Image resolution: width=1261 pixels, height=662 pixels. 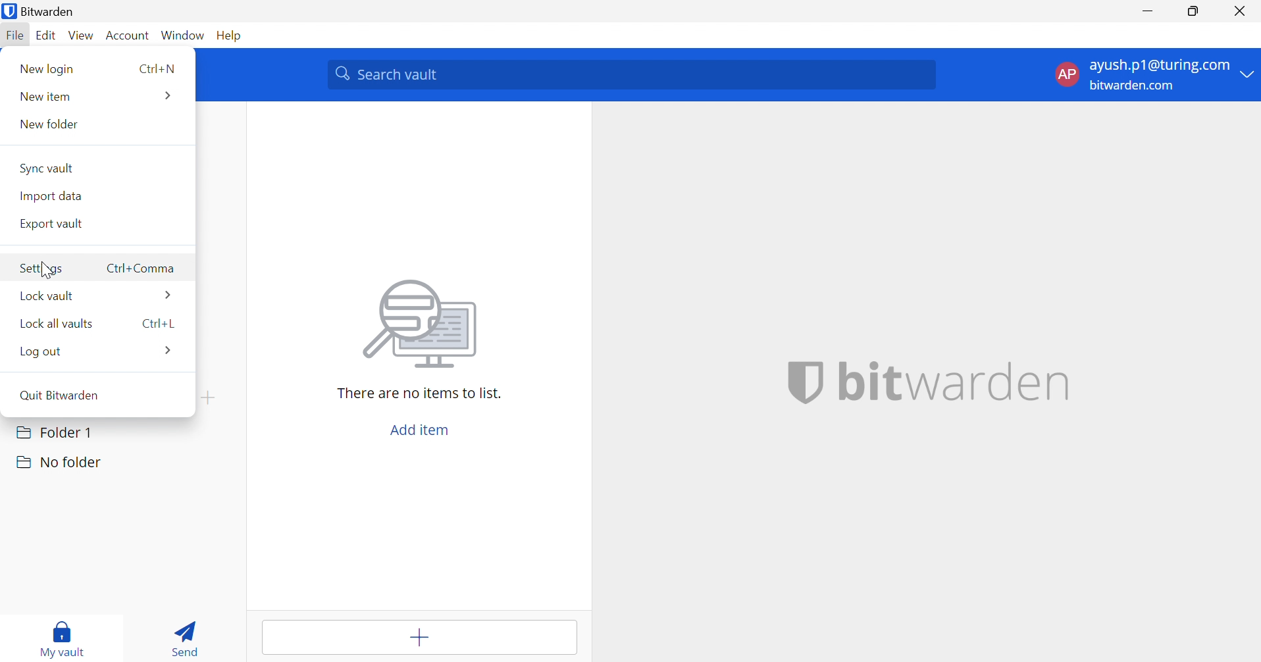 I want to click on Ctrl+N, so click(x=158, y=70).